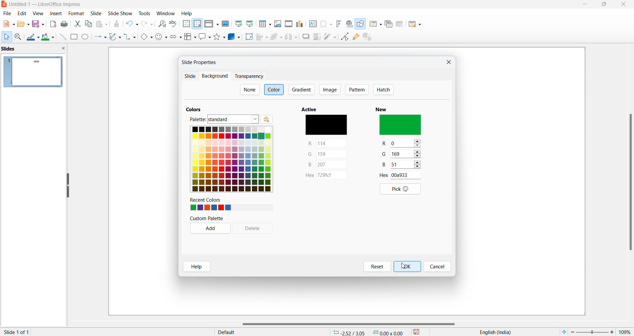 Image resolution: width=634 pixels, height=336 pixels. I want to click on close, so click(625, 5).